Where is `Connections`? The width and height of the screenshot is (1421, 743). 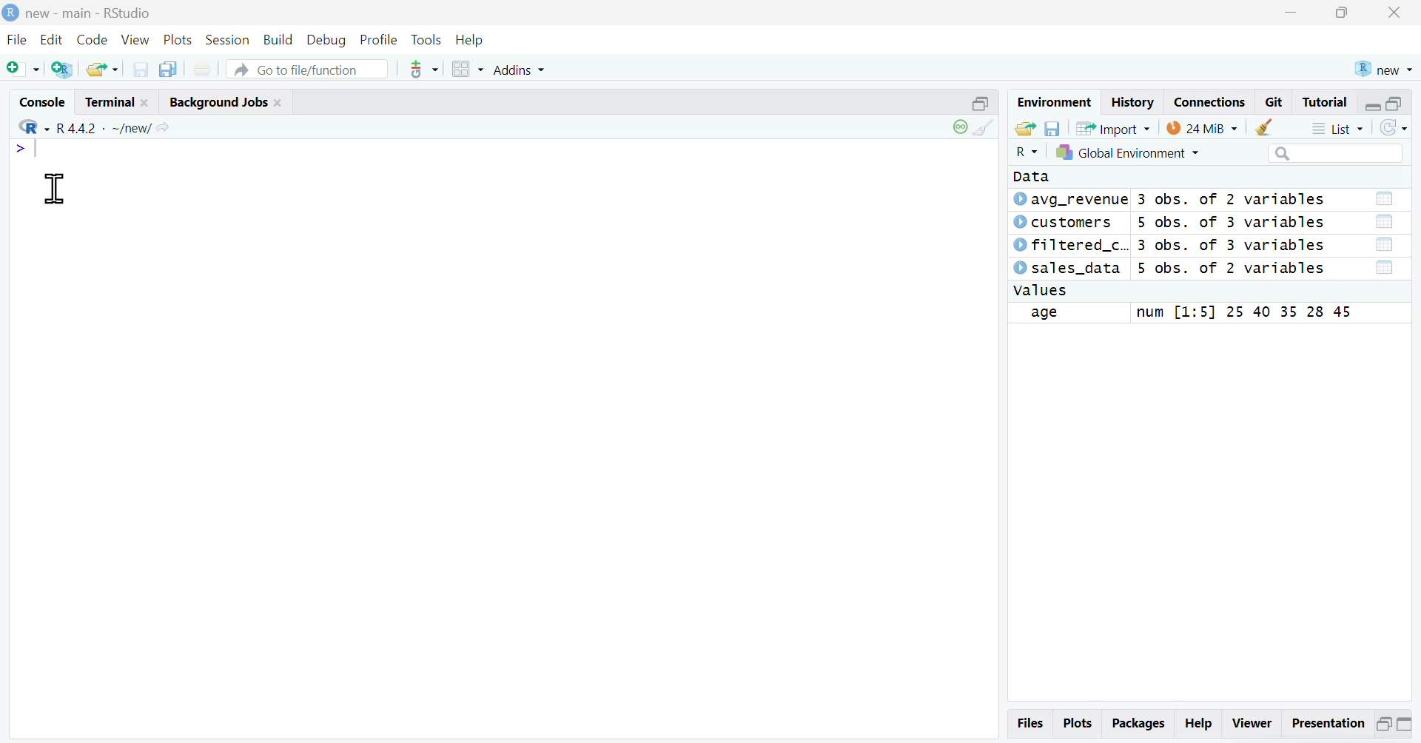
Connections is located at coordinates (1211, 102).